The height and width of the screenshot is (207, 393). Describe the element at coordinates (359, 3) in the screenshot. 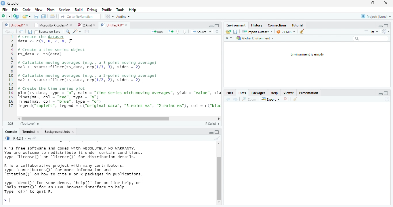

I see `minimize` at that location.